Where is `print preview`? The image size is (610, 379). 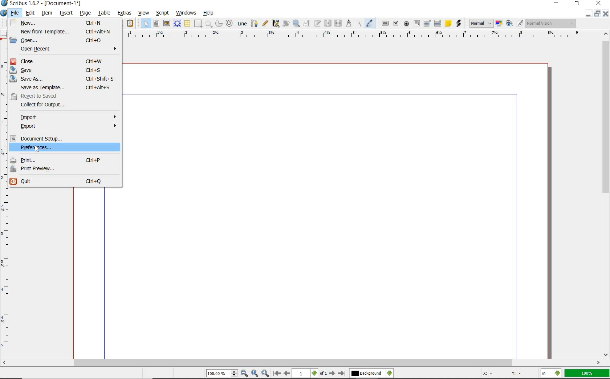 print preview is located at coordinates (65, 170).